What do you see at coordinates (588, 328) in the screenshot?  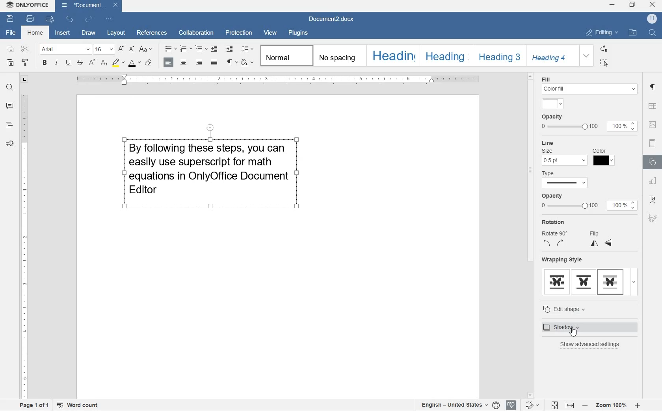 I see `shadow` at bounding box center [588, 328].